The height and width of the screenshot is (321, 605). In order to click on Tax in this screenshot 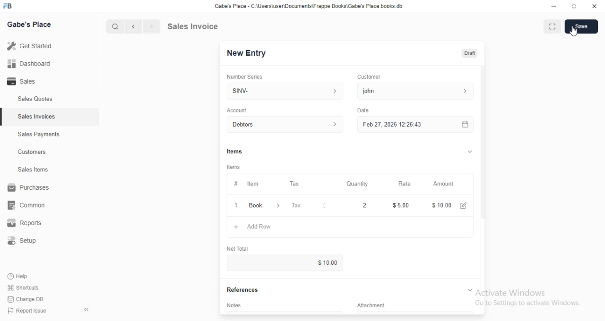, I will do `click(310, 206)`.